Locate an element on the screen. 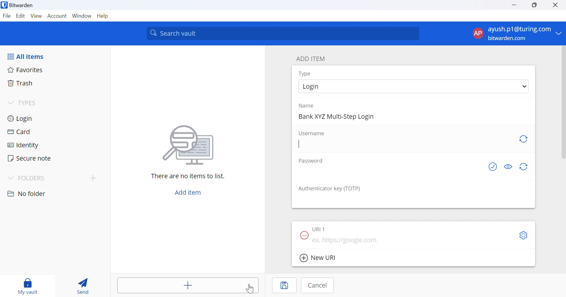  Username is located at coordinates (312, 133).